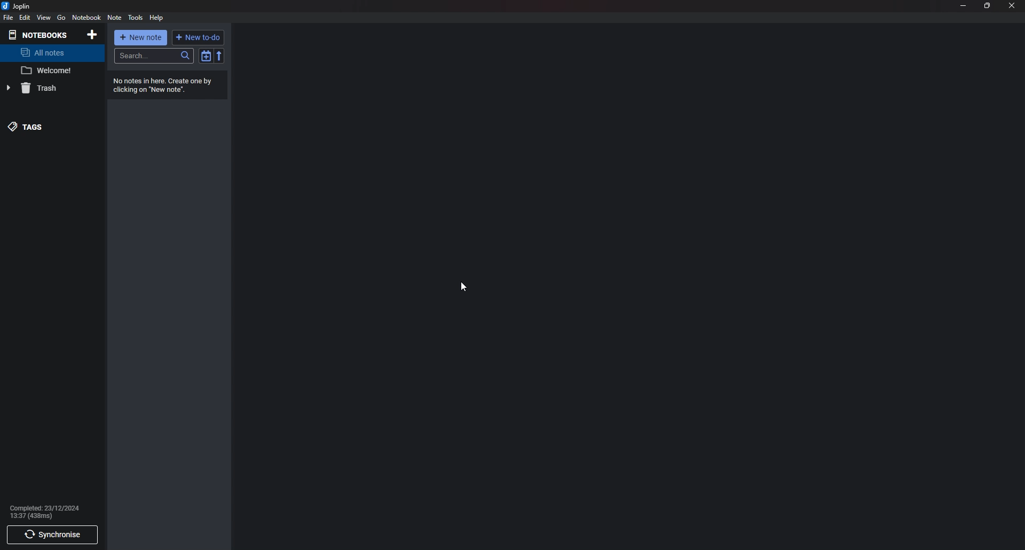 This screenshot has width=1025, height=550. Describe the element at coordinates (1011, 5) in the screenshot. I see `close` at that location.